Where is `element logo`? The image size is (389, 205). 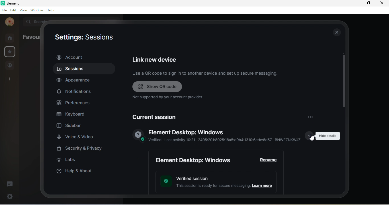 element logo is located at coordinates (3, 3).